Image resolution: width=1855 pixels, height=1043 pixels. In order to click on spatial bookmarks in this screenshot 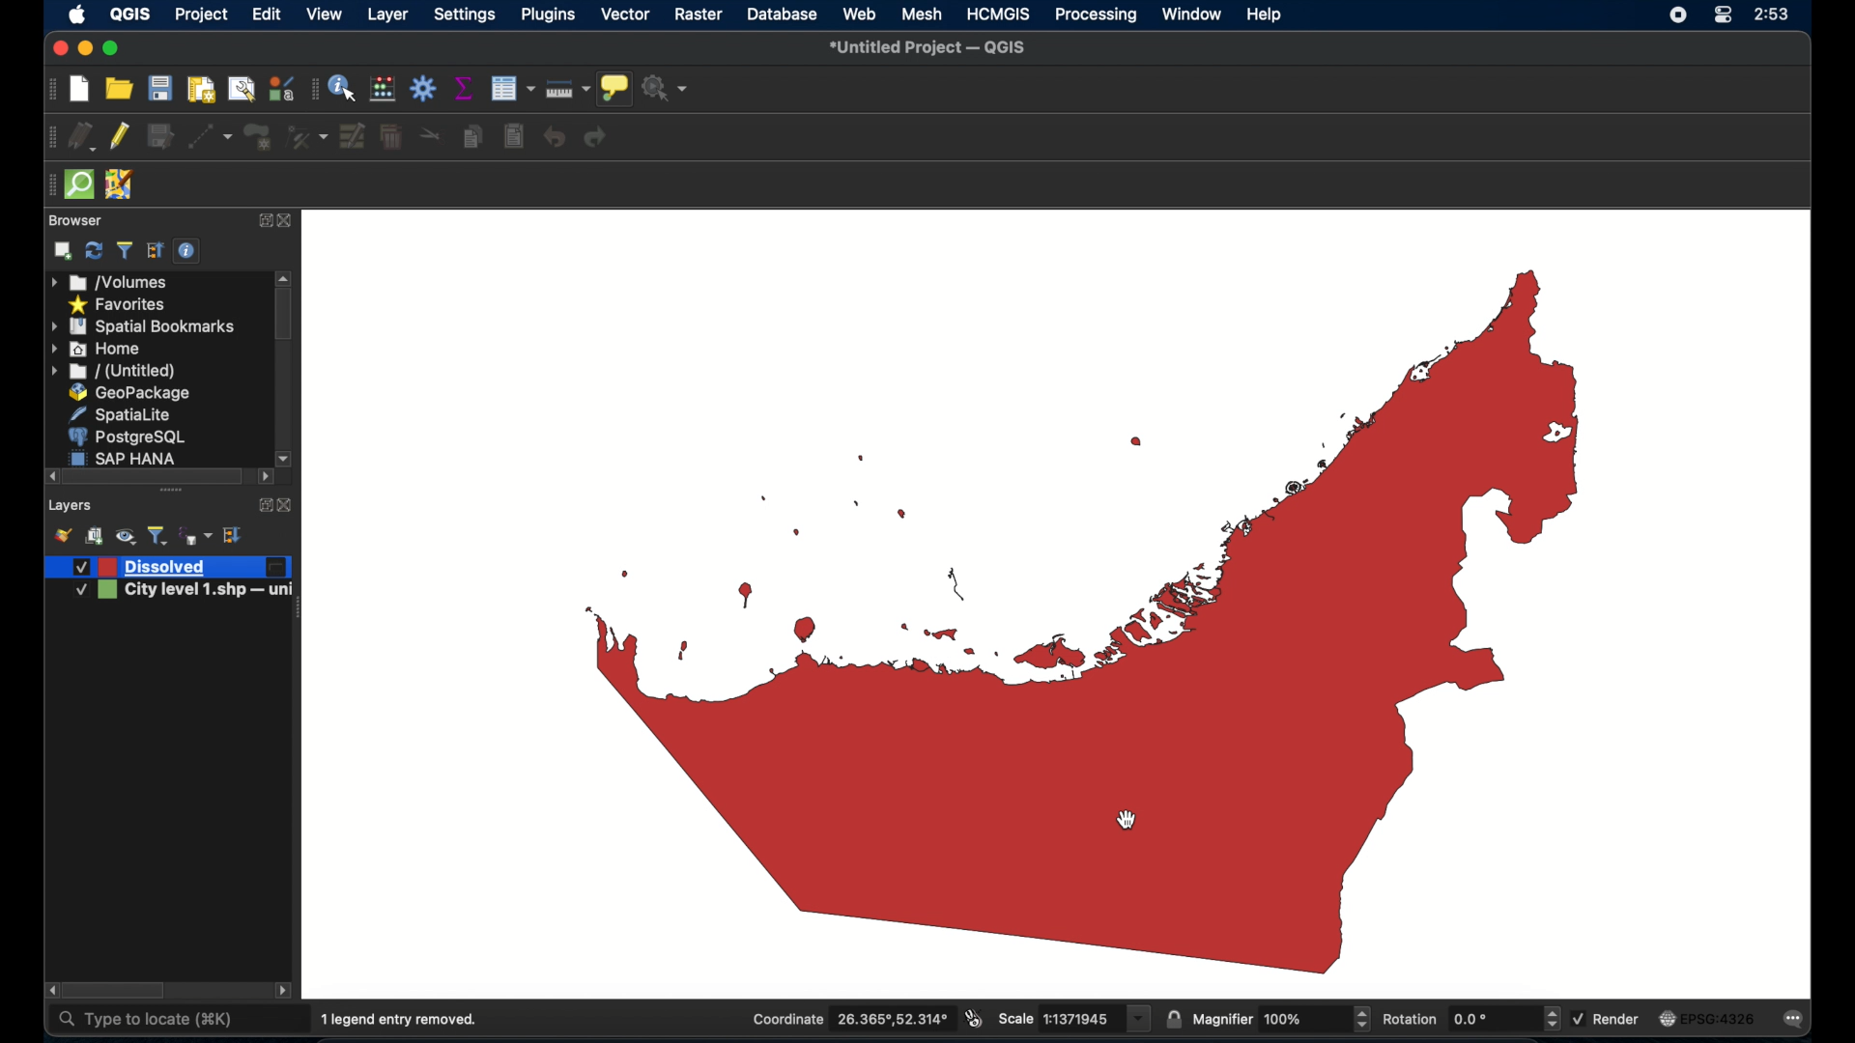, I will do `click(141, 327)`.